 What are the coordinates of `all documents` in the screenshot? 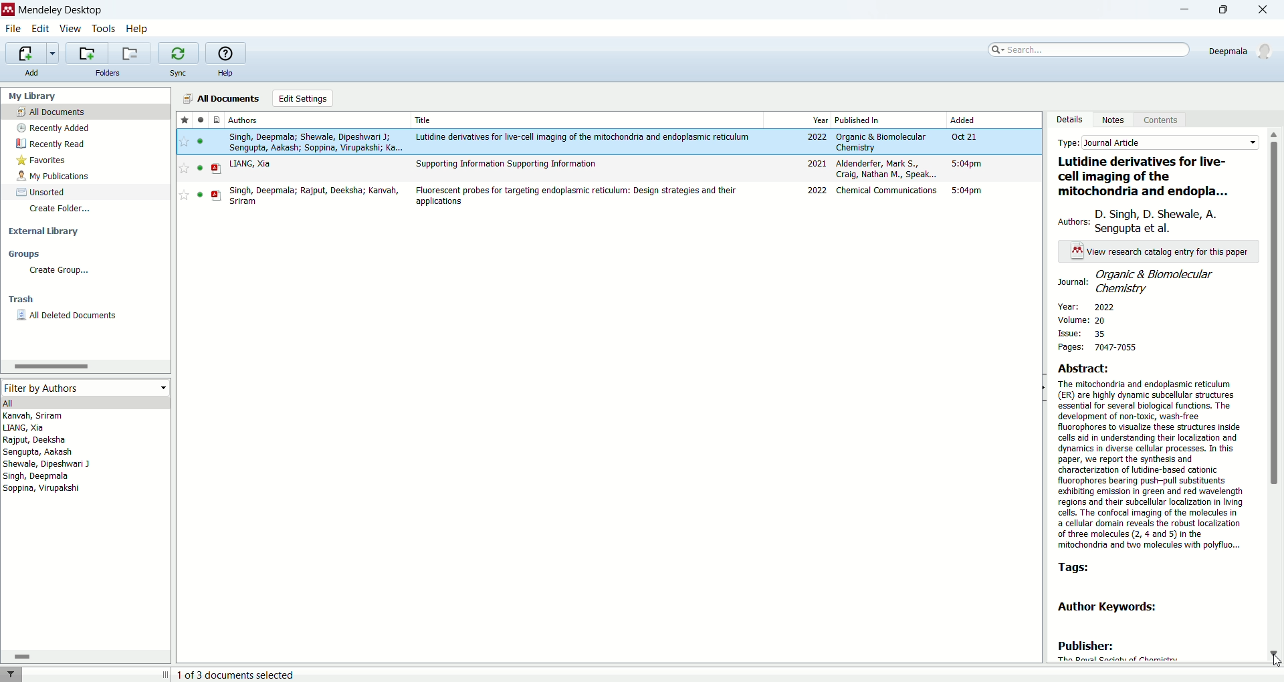 It's located at (219, 98).